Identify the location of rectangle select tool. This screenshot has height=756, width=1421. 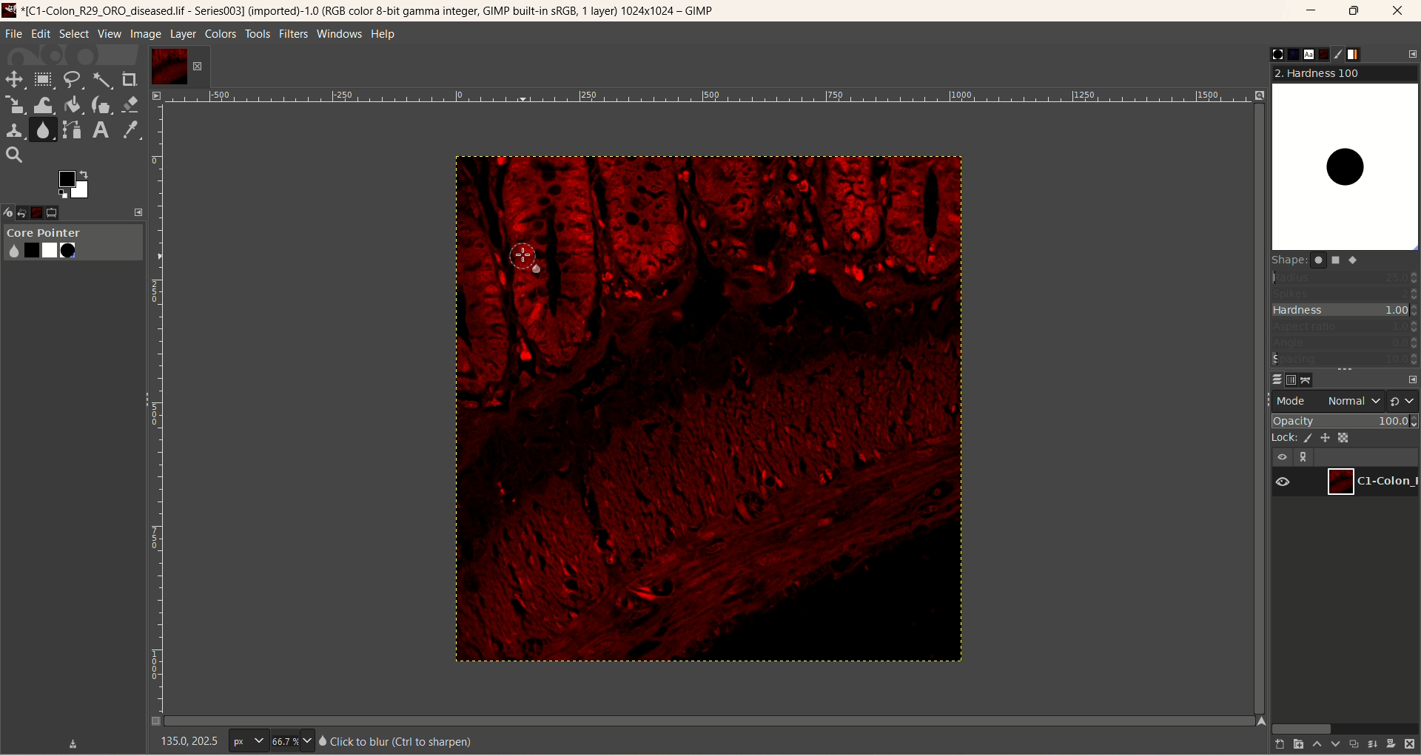
(43, 78).